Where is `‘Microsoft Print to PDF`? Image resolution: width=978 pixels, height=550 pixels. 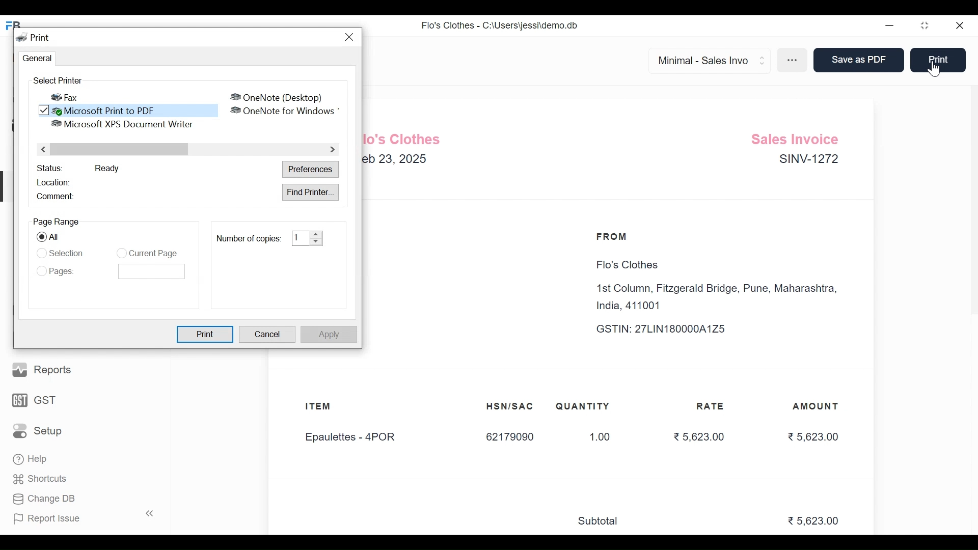 ‘Microsoft Print to PDF is located at coordinates (135, 110).